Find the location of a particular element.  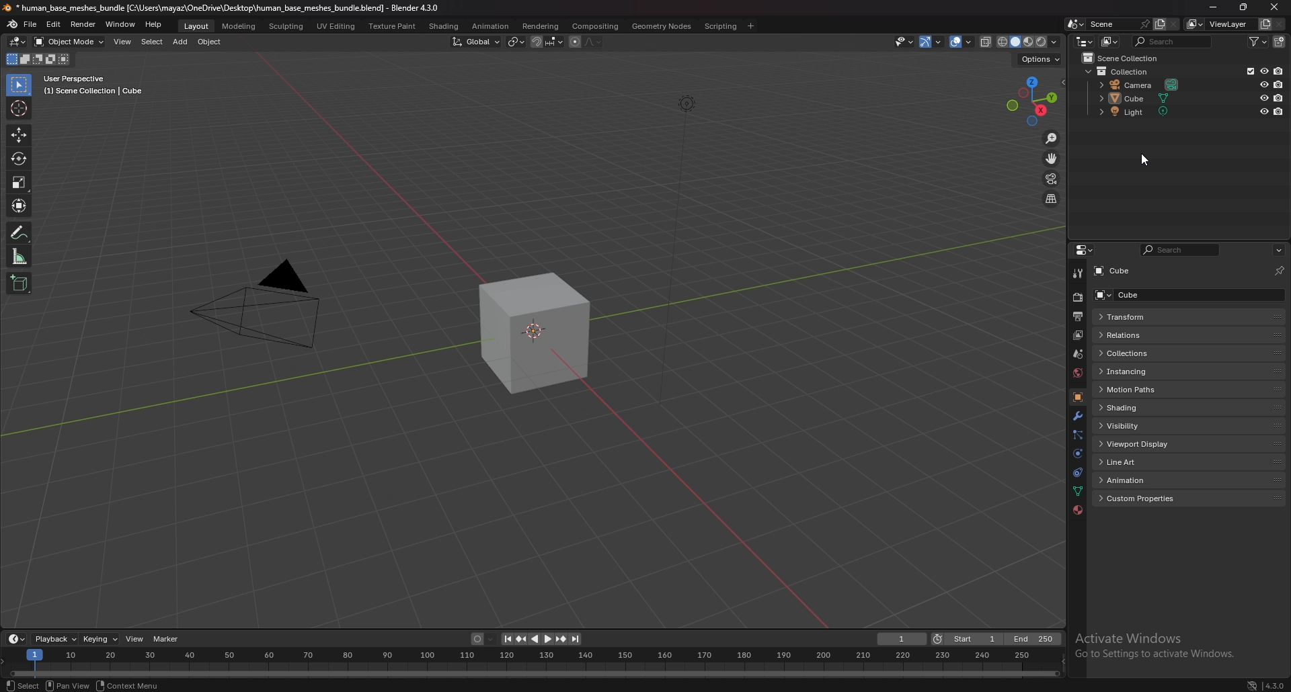

play animation is located at coordinates (542, 639).